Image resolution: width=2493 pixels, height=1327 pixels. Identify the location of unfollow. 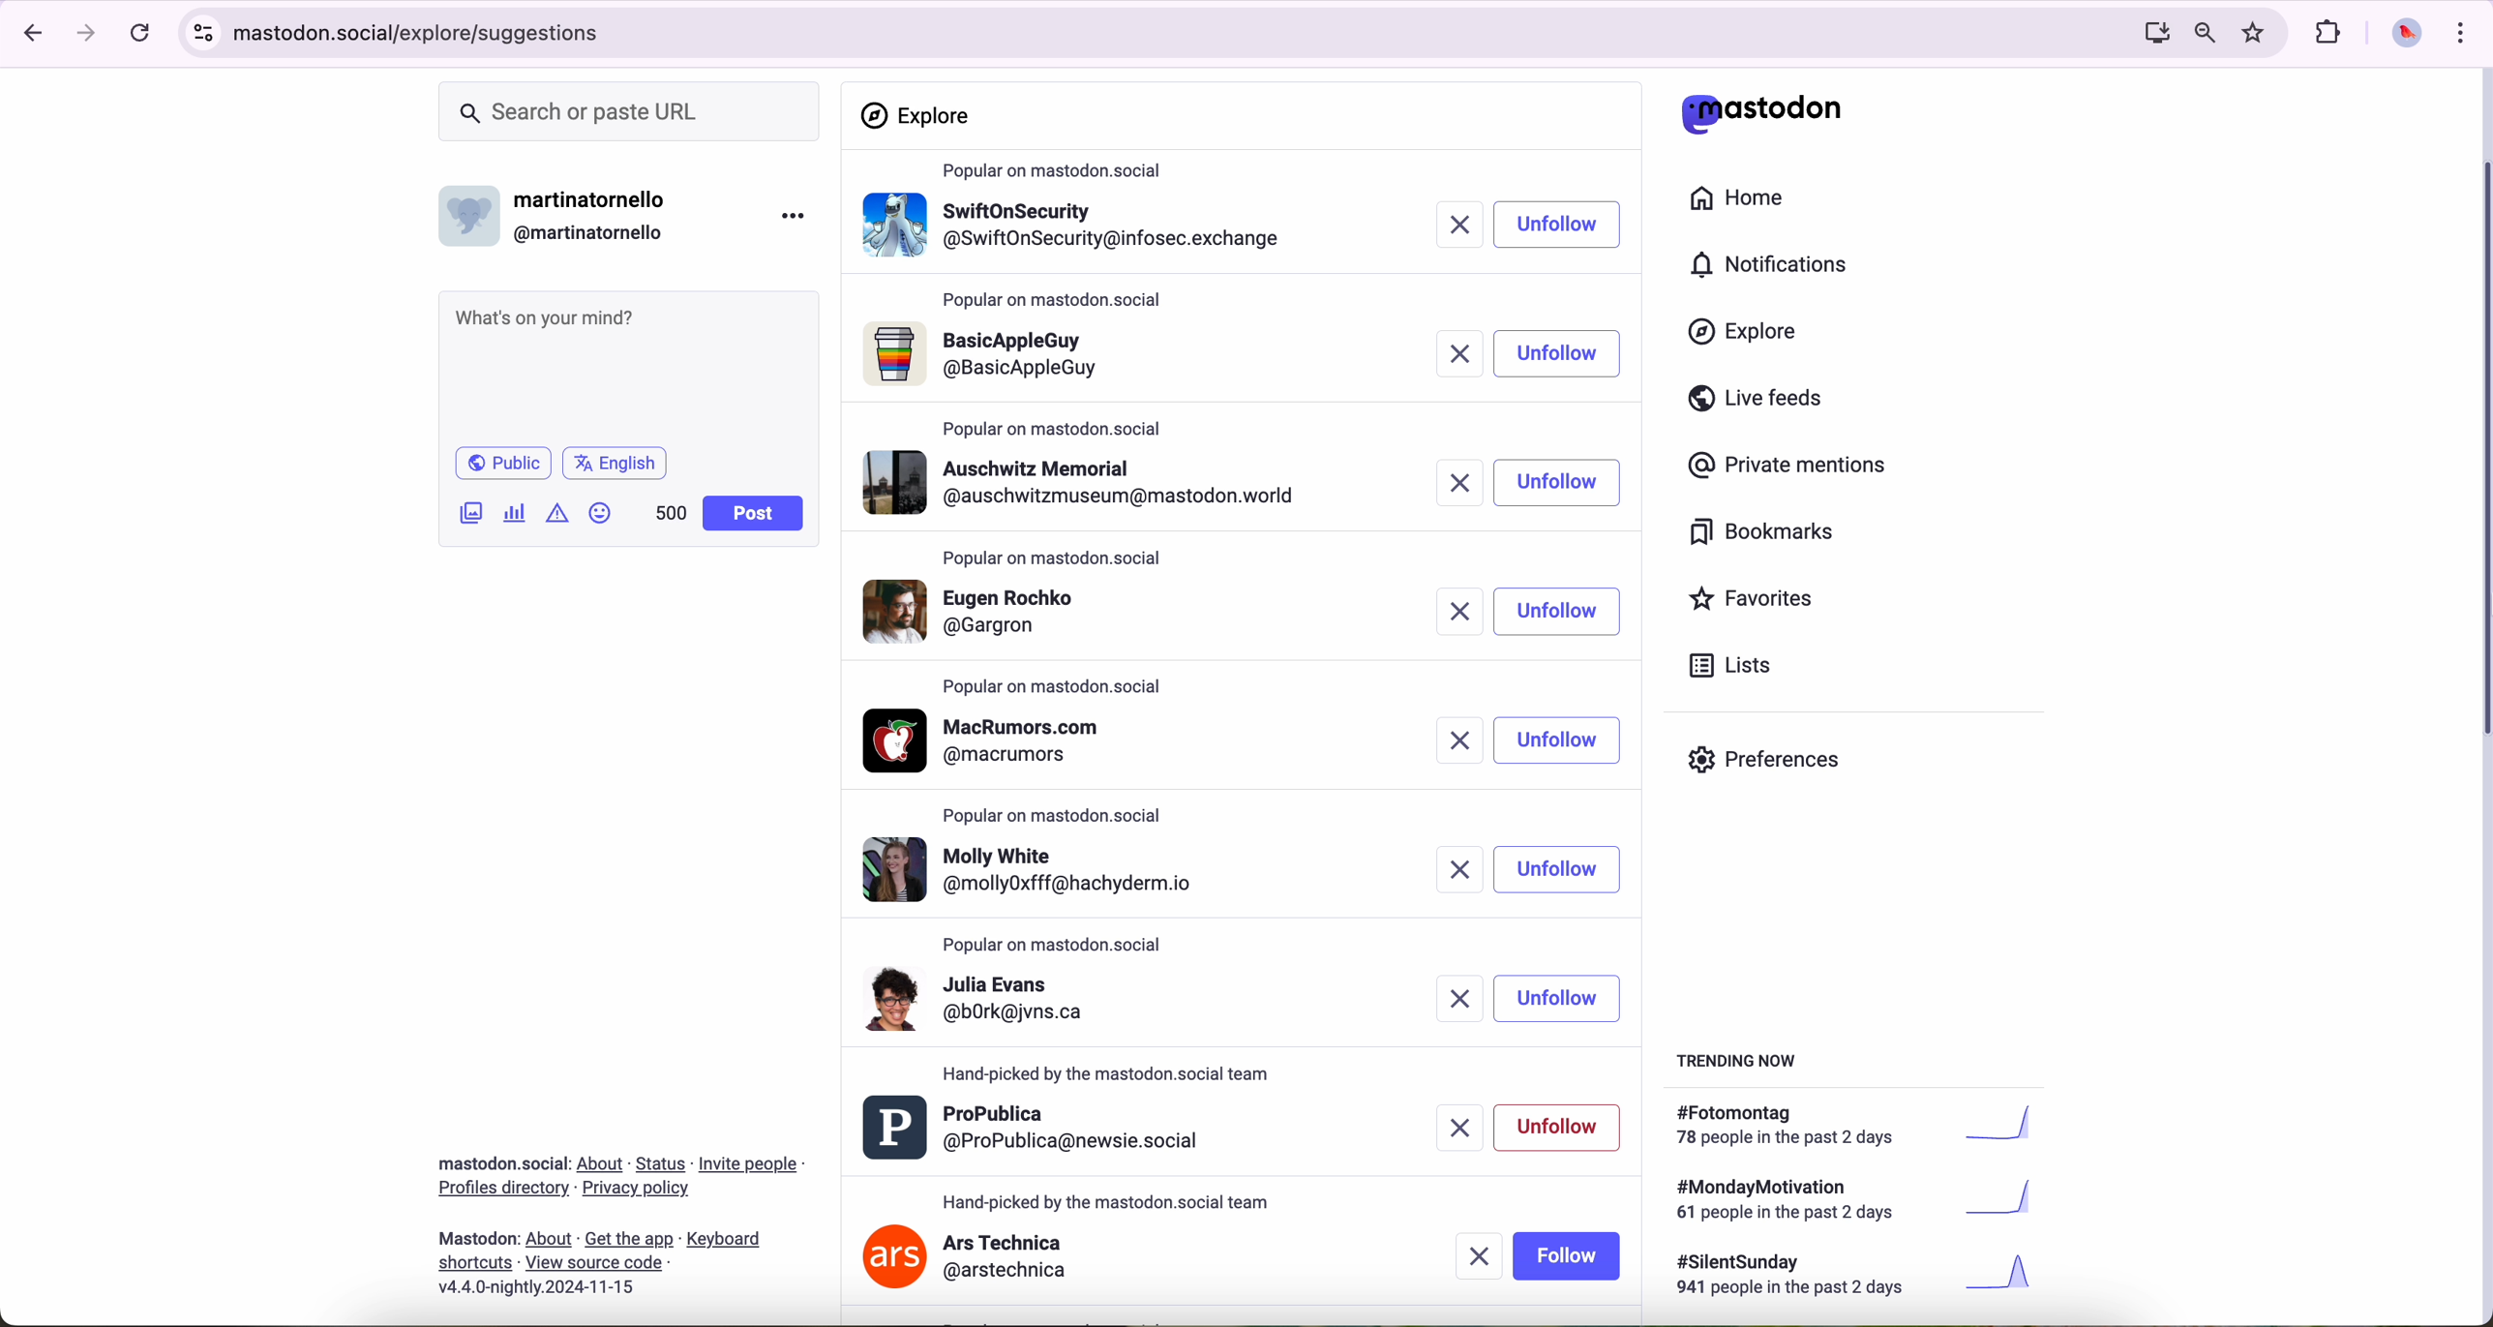
(1558, 739).